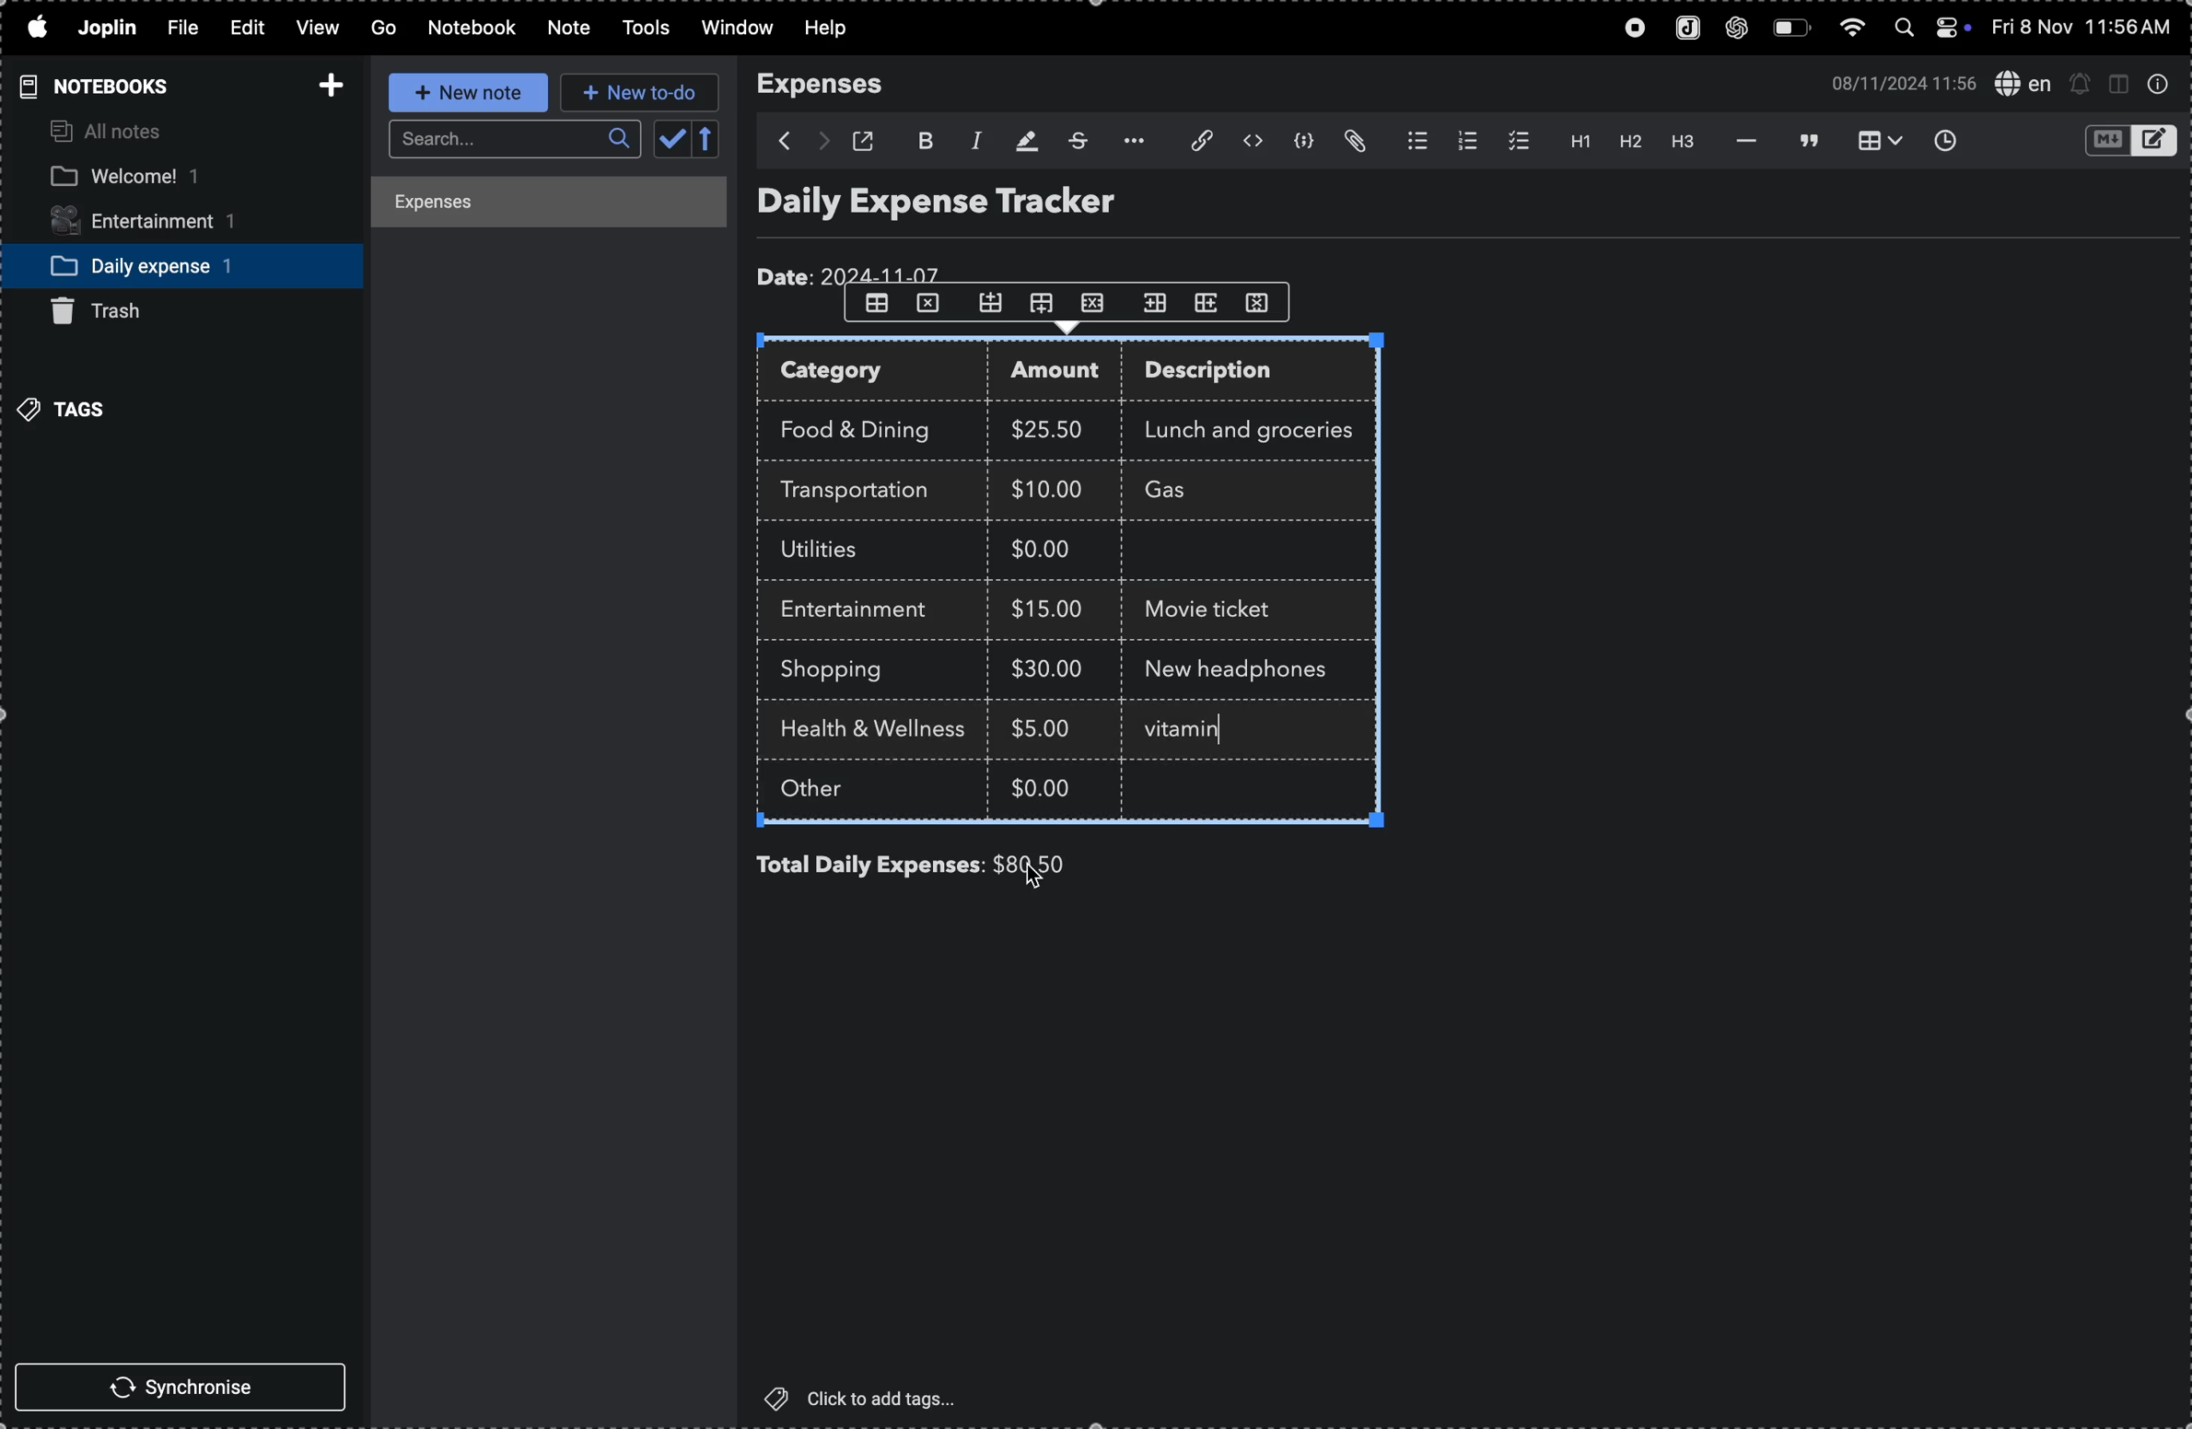  What do you see at coordinates (832, 85) in the screenshot?
I see `expenses` at bounding box center [832, 85].